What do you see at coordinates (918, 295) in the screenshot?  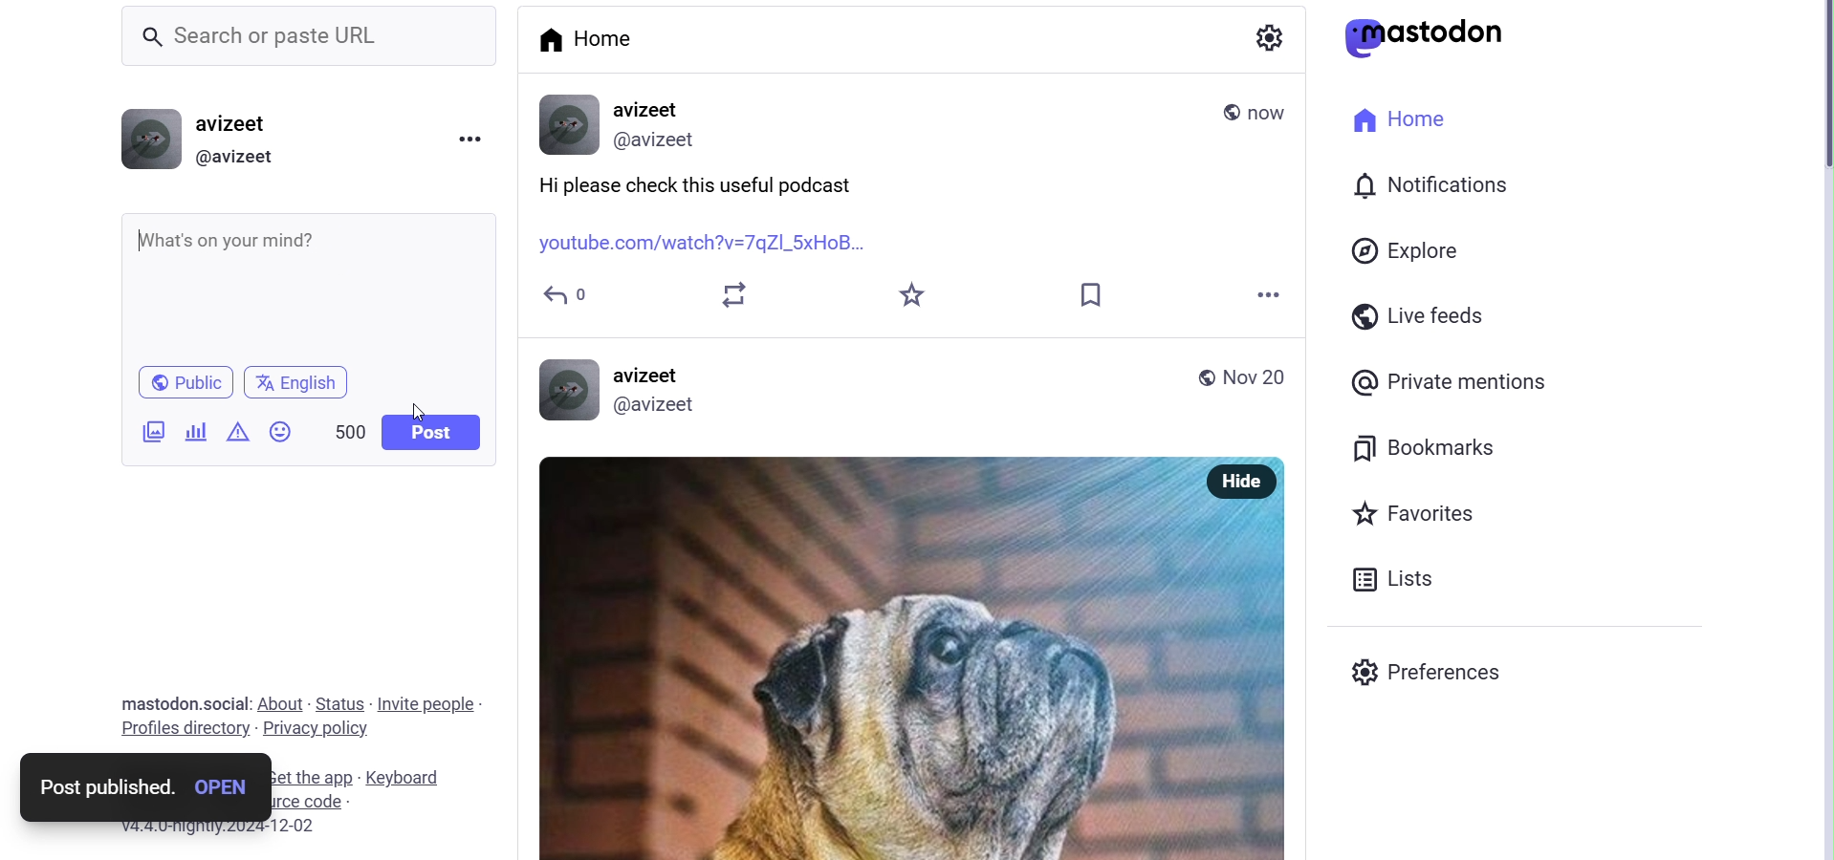 I see `favorite` at bounding box center [918, 295].